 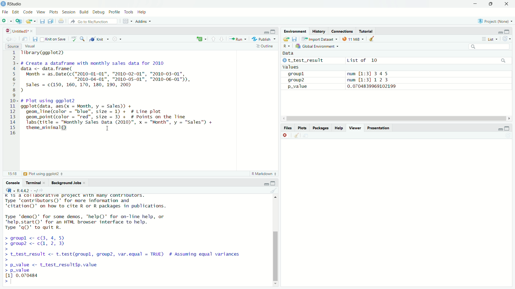 I want to click on workspace panel, so click(x=128, y=21).